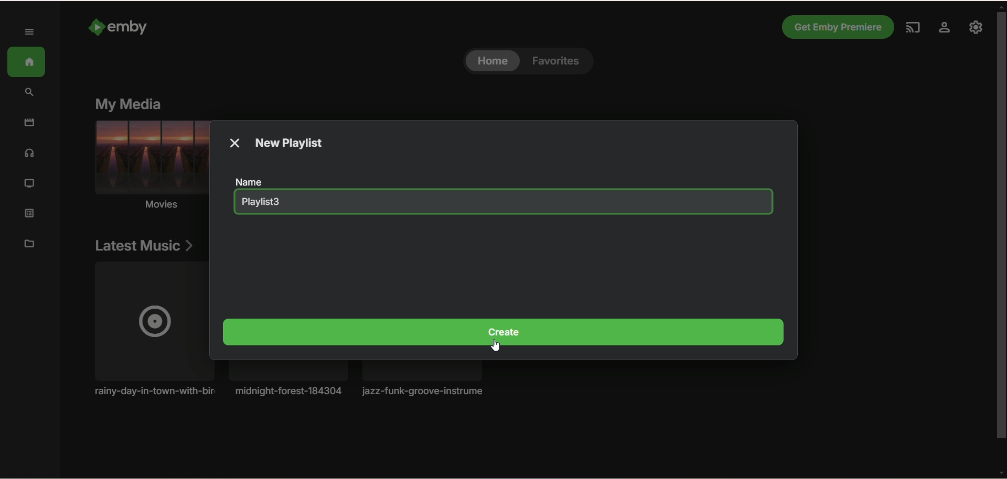 The image size is (1007, 479). Describe the element at coordinates (30, 184) in the screenshot. I see `TV shows` at that location.